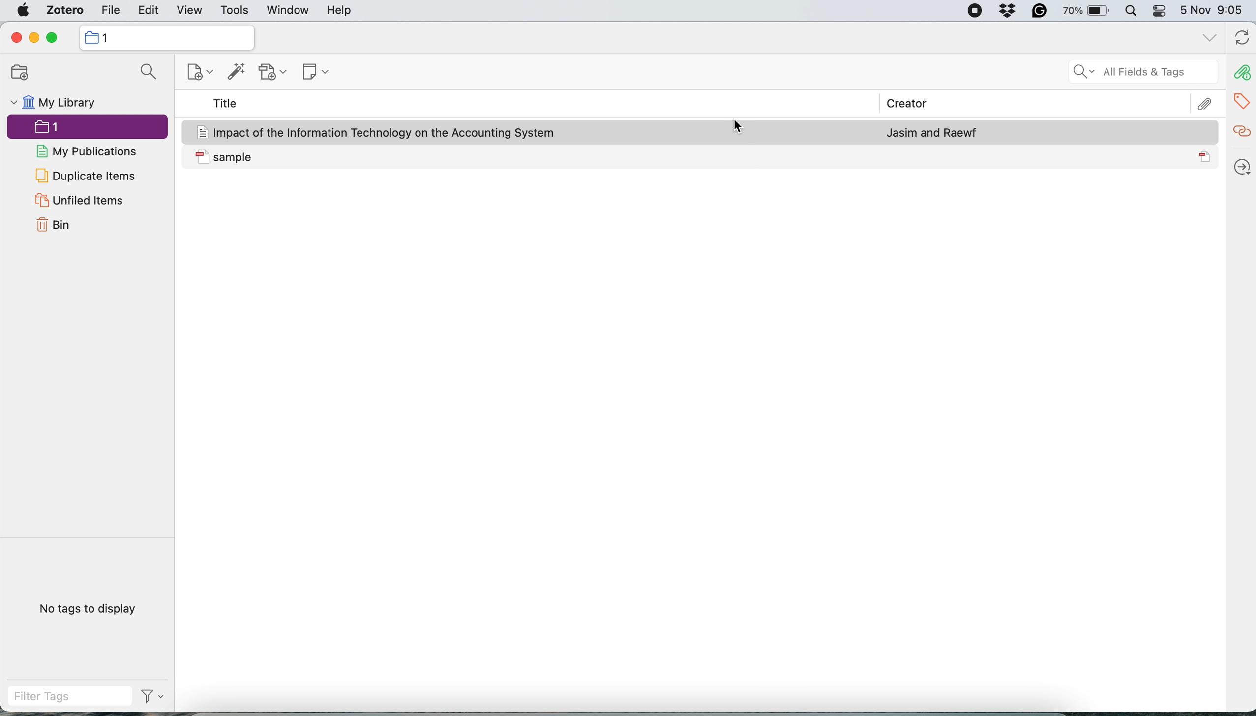 Image resolution: width=1256 pixels, height=716 pixels. Describe the element at coordinates (109, 12) in the screenshot. I see `edit` at that location.